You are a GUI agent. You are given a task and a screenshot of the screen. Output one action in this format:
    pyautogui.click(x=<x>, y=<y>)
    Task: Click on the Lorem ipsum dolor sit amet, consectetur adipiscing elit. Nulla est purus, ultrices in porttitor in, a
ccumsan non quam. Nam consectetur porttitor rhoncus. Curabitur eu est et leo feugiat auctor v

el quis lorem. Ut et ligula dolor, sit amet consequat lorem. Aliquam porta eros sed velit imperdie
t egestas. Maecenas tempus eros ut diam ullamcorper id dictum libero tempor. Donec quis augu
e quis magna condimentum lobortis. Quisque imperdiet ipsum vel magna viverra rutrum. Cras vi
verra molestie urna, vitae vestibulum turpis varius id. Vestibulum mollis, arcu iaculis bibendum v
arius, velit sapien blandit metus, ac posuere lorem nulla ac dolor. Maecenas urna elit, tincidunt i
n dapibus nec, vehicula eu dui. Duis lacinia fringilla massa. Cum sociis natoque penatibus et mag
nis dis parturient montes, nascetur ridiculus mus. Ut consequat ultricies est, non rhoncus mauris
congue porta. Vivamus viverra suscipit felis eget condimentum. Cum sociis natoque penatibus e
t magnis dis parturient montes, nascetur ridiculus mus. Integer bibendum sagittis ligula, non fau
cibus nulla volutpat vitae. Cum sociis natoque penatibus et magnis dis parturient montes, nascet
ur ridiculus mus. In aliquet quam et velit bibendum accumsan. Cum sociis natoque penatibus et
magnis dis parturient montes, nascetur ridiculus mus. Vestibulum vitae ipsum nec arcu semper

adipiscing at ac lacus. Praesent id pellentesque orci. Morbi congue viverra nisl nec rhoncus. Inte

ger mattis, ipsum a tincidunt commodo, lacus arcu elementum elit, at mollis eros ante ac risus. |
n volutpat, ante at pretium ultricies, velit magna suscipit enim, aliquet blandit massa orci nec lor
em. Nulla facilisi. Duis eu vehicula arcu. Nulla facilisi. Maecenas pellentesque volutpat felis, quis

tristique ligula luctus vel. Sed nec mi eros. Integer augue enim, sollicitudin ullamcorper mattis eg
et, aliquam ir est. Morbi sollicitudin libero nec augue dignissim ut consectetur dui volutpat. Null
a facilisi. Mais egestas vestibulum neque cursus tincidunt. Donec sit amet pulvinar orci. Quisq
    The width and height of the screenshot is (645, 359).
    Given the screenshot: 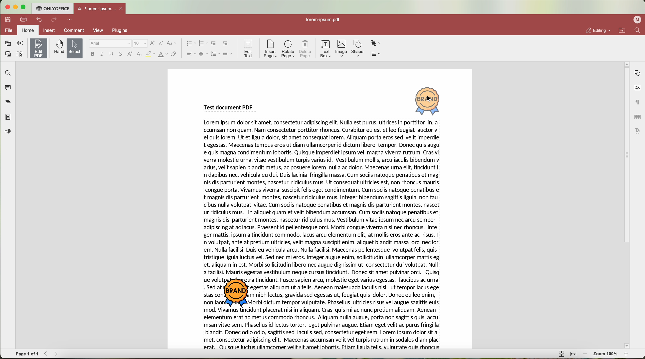 What is the action you would take?
    pyautogui.click(x=323, y=198)
    